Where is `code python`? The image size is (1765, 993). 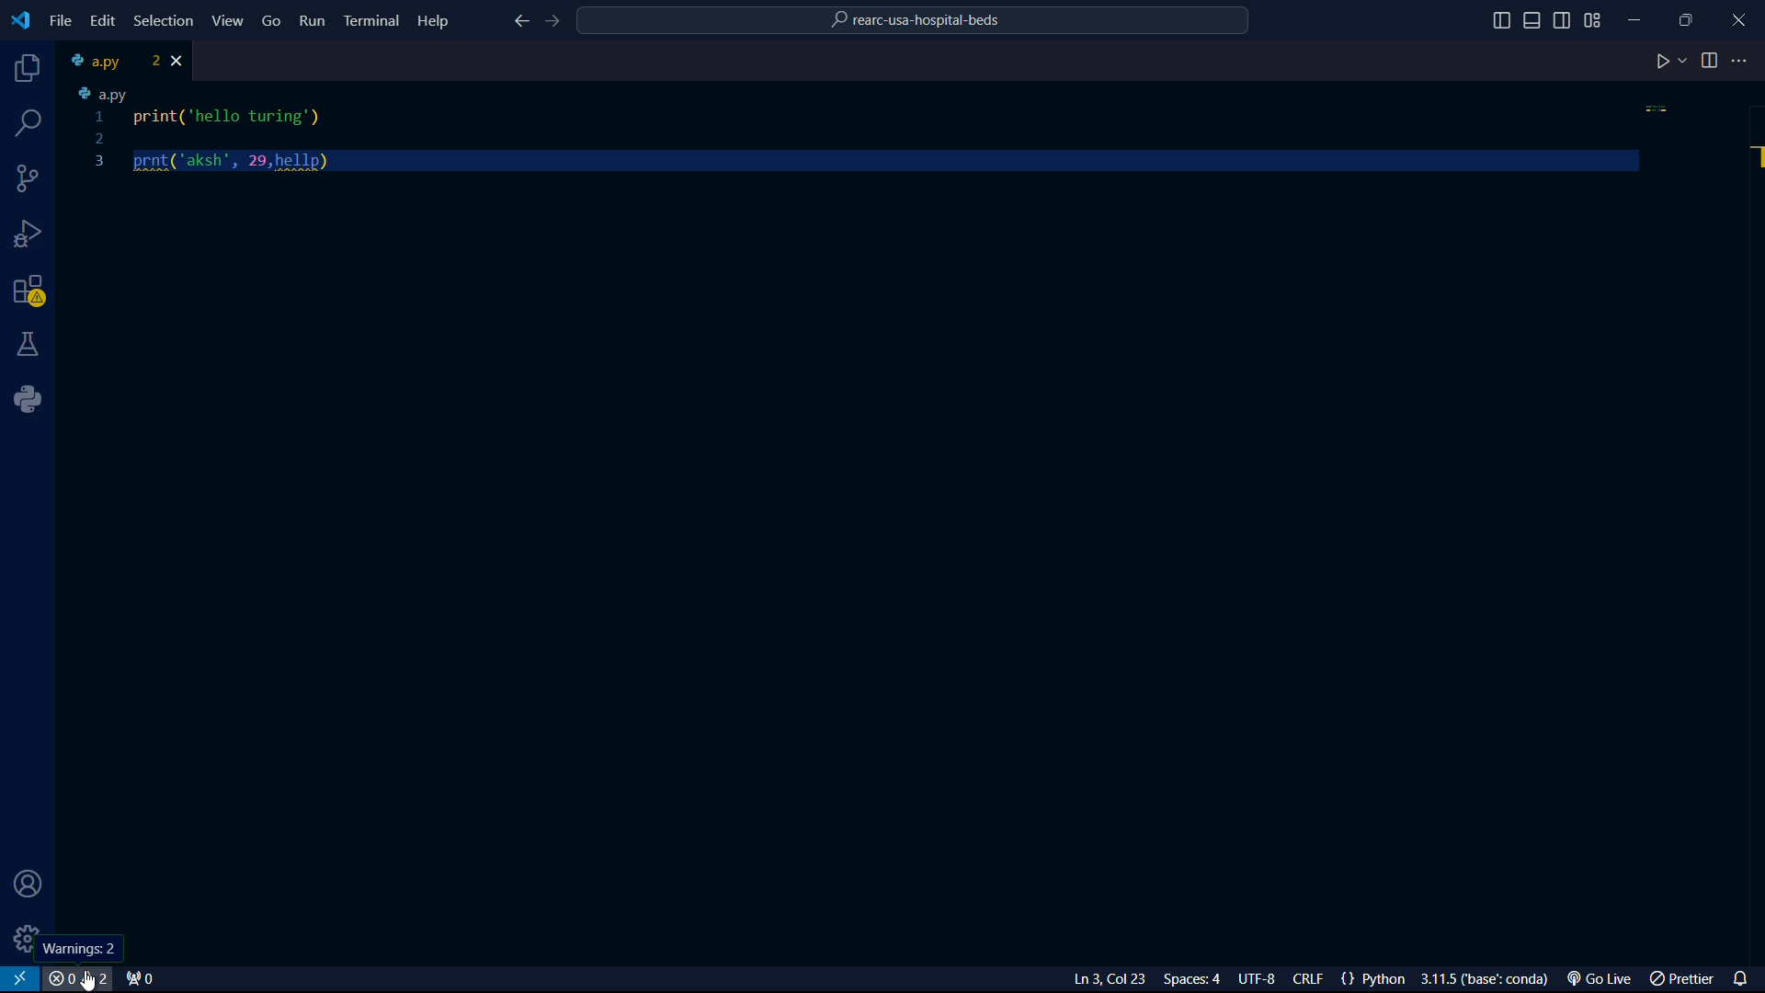 code python is located at coordinates (869, 131).